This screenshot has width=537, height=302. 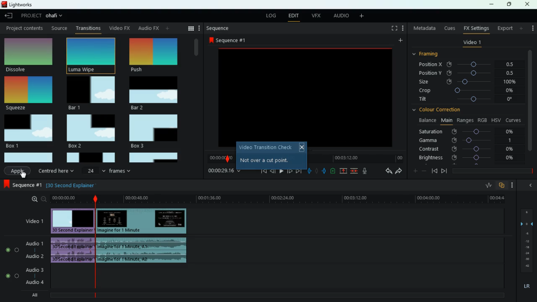 What do you see at coordinates (414, 172) in the screenshot?
I see `plus` at bounding box center [414, 172].